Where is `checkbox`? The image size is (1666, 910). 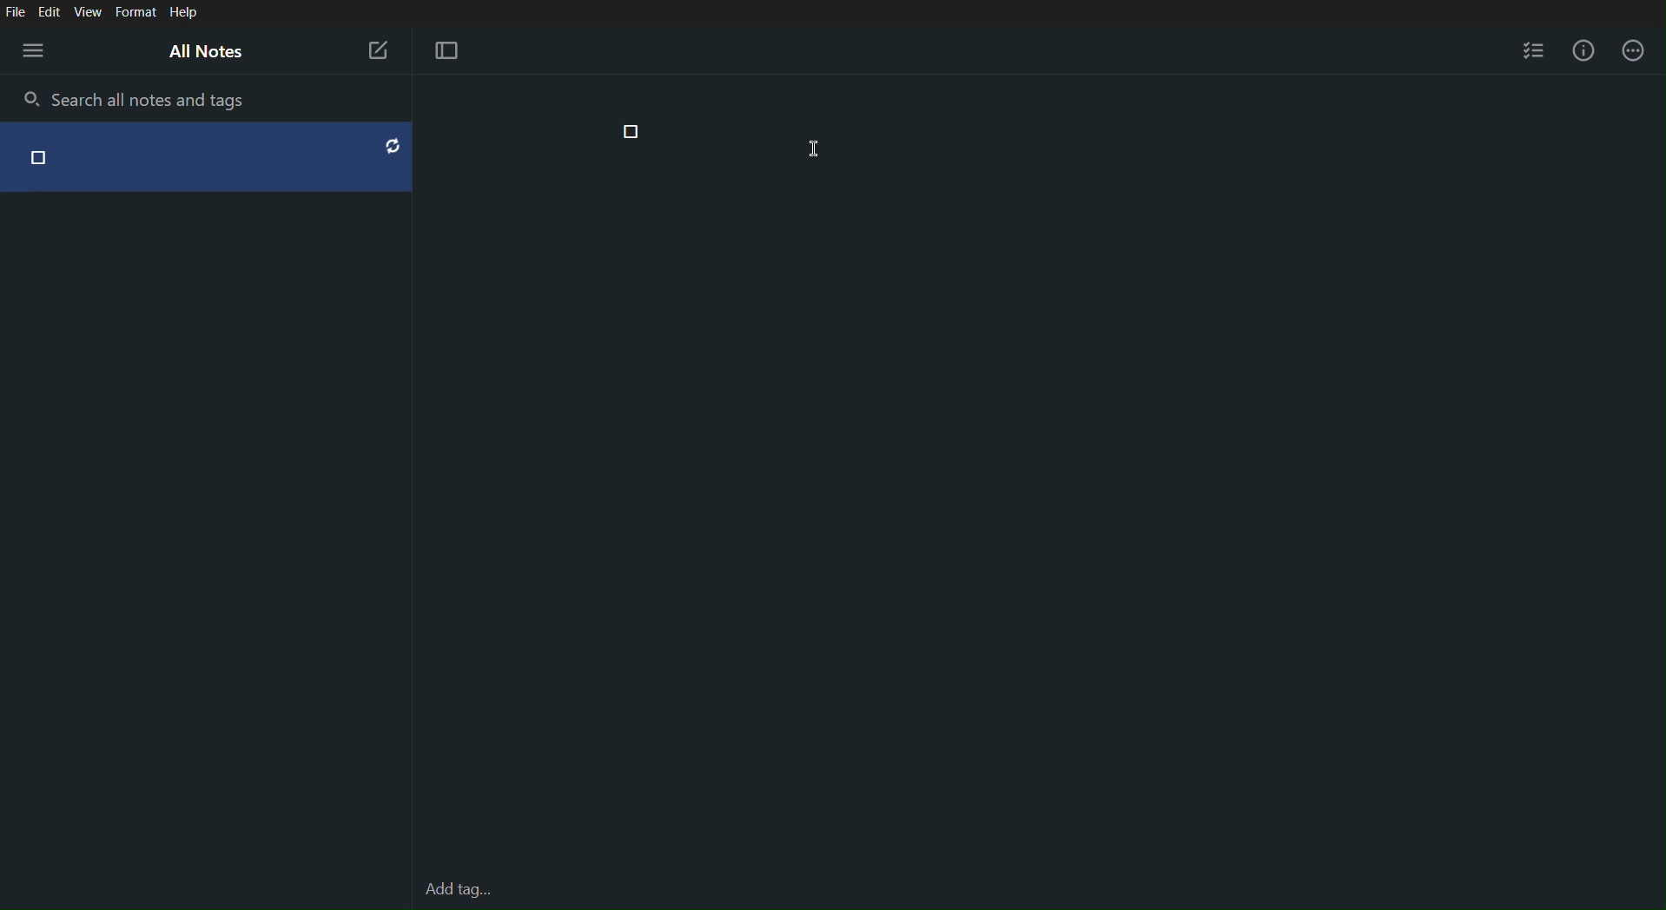 checkbox is located at coordinates (34, 156).